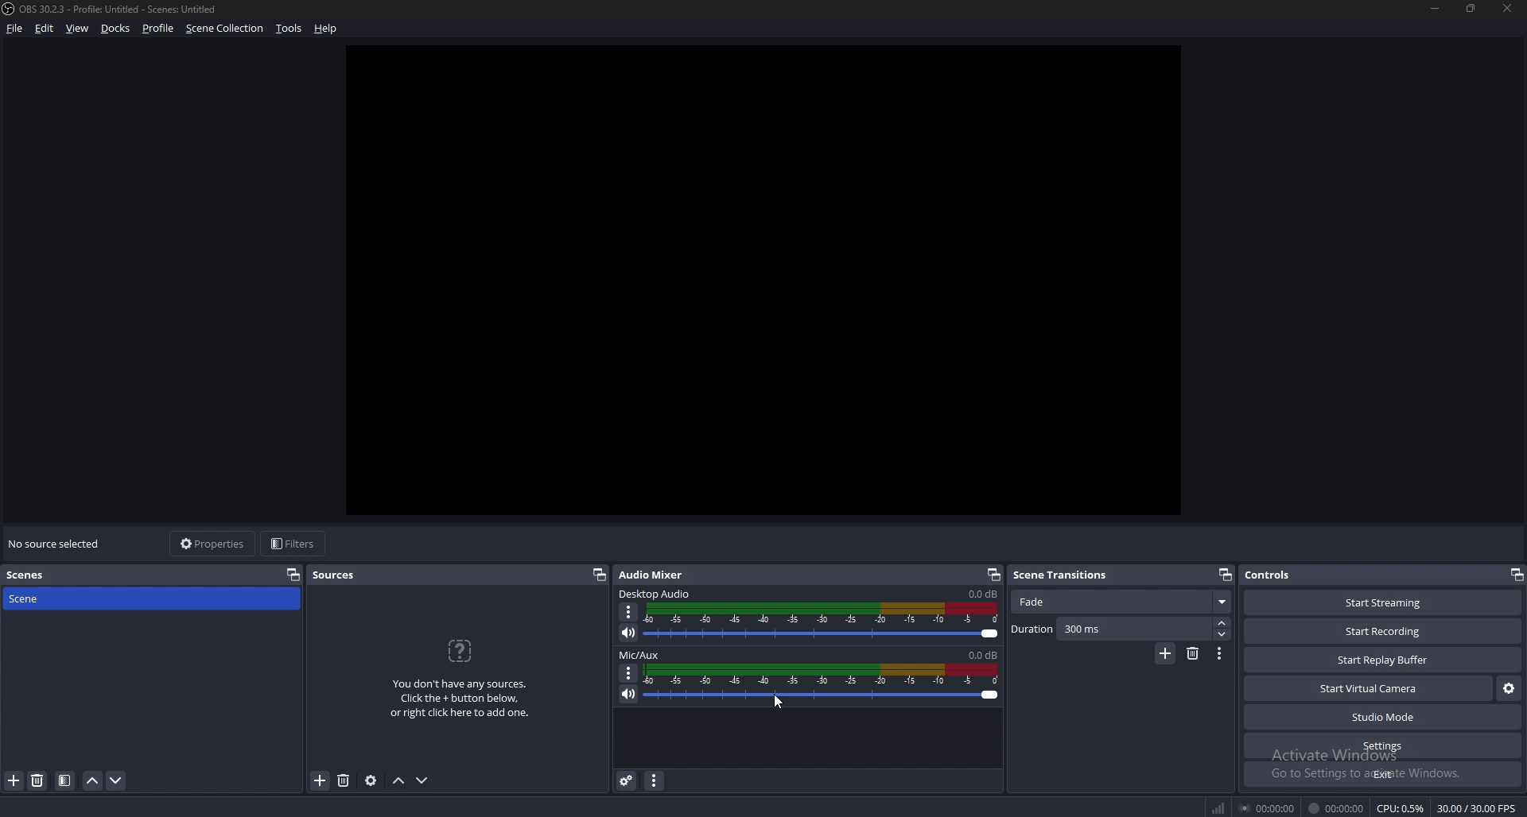 The width and height of the screenshot is (1527, 817). What do you see at coordinates (983, 594) in the screenshot?
I see `desktop audio volume` at bounding box center [983, 594].